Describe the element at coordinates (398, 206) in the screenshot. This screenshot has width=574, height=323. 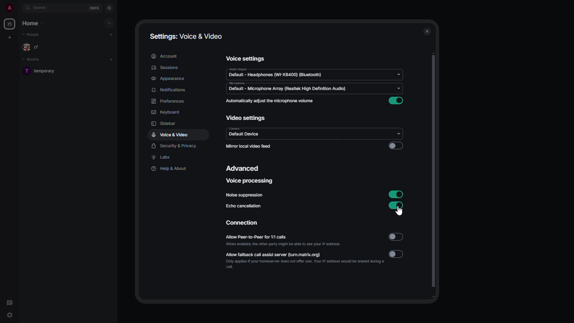
I see `enabled` at that location.